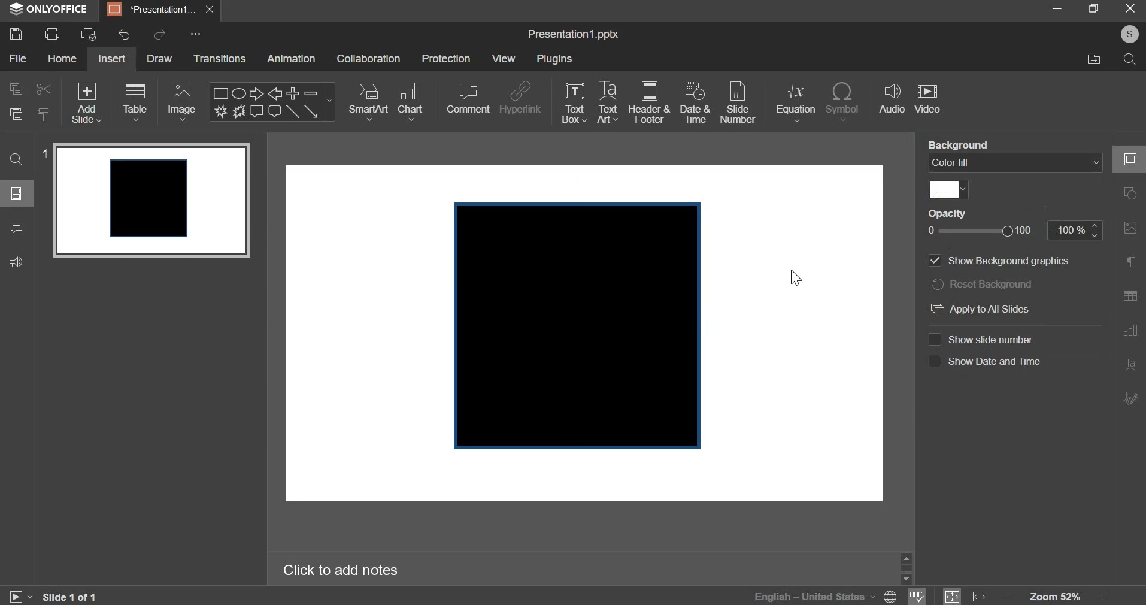  What do you see at coordinates (160, 60) in the screenshot?
I see `draw` at bounding box center [160, 60].